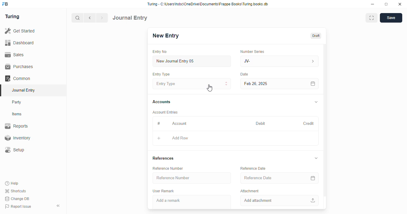 The width and height of the screenshot is (407, 214). I want to click on #, so click(159, 123).